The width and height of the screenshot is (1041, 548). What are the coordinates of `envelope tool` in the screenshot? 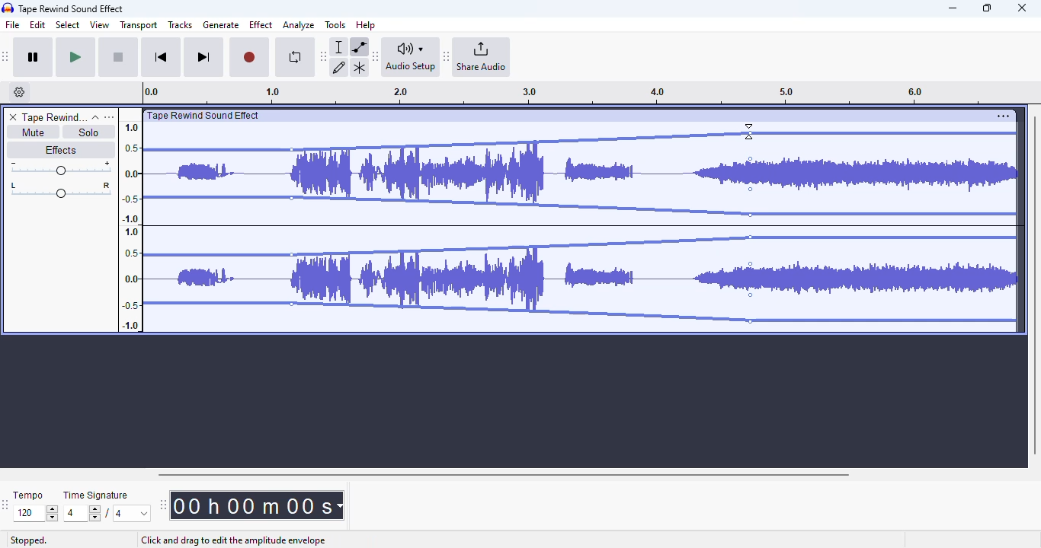 It's located at (359, 46).